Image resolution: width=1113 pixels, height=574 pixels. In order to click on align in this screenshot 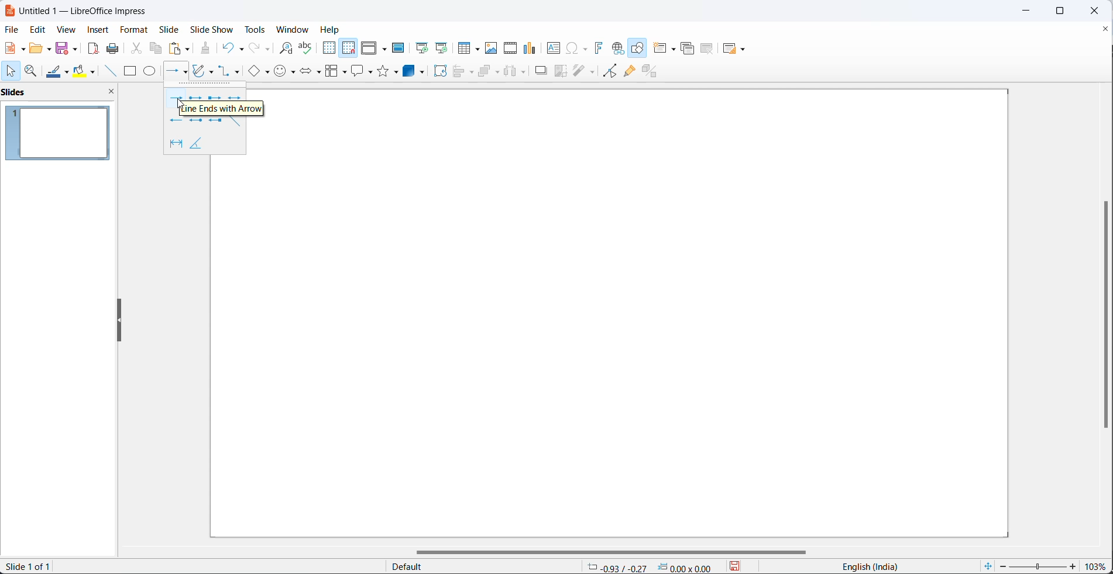, I will do `click(465, 72)`.